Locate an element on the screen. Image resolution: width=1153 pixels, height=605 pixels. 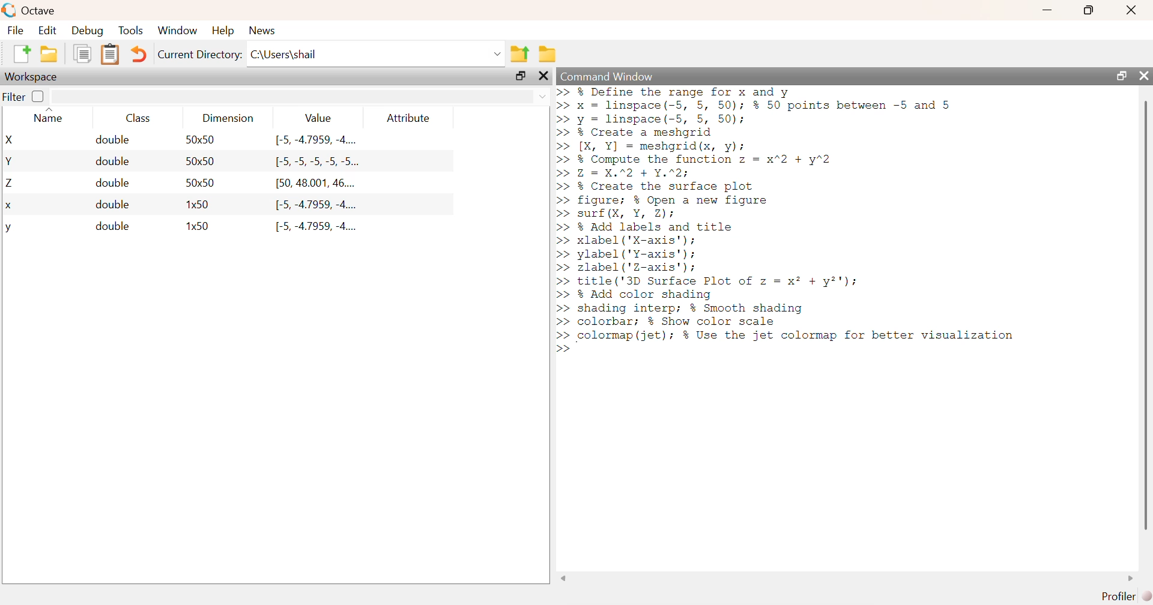
C:\Users\shail is located at coordinates (286, 55).